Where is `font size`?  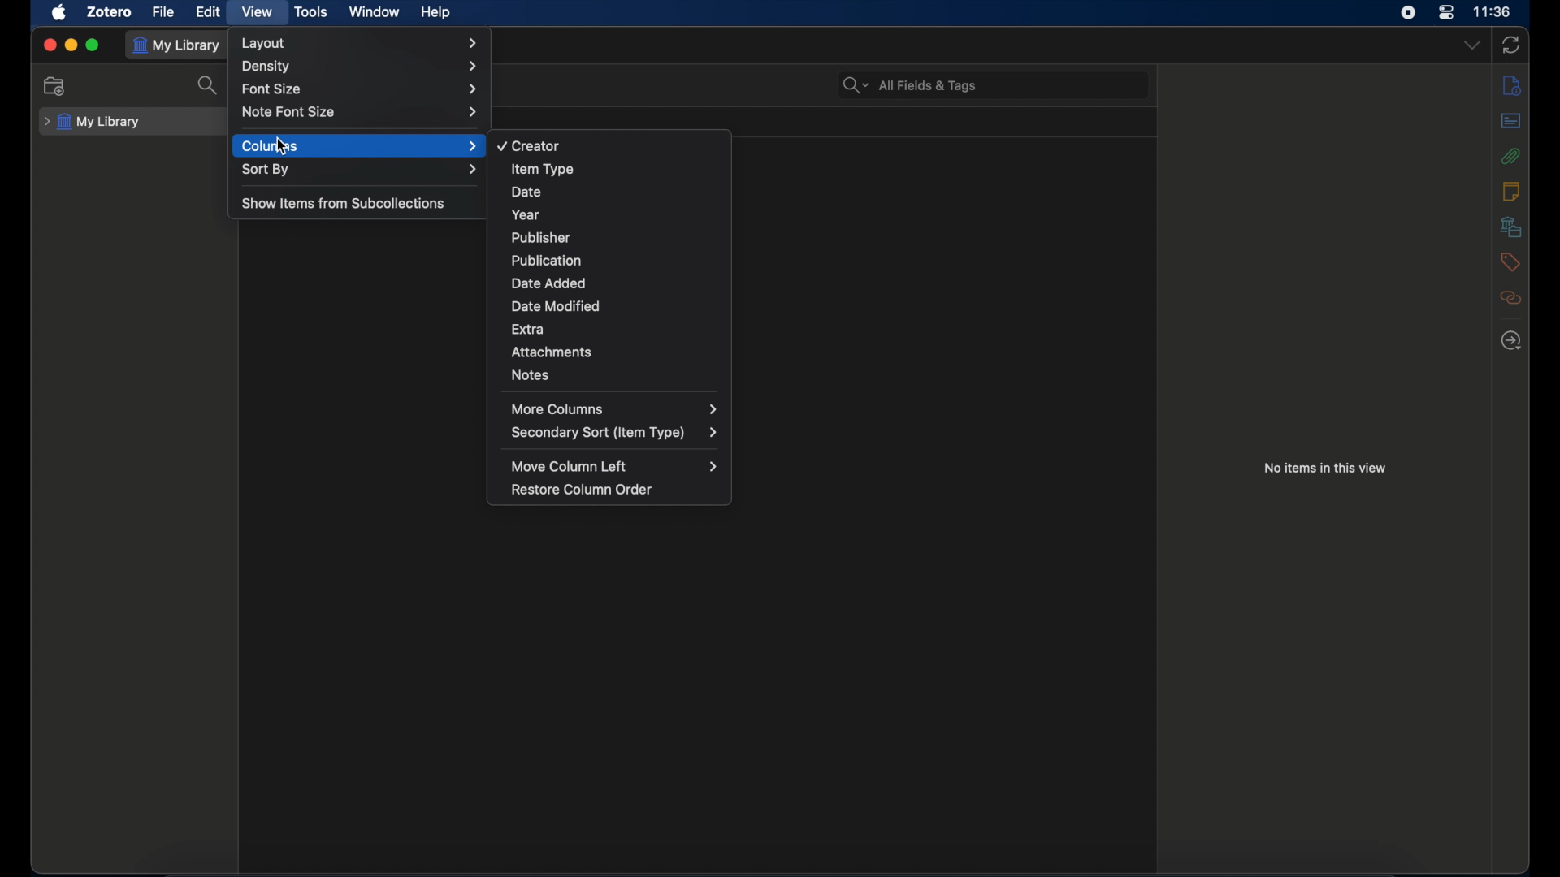 font size is located at coordinates (359, 90).